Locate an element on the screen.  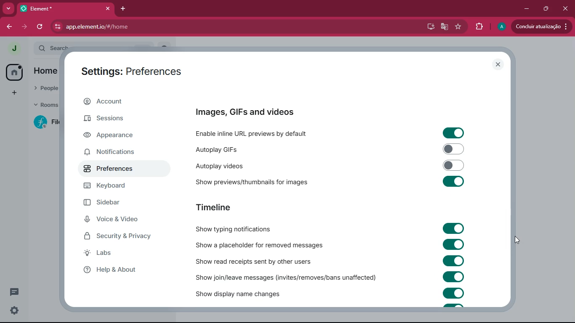
add is located at coordinates (14, 94).